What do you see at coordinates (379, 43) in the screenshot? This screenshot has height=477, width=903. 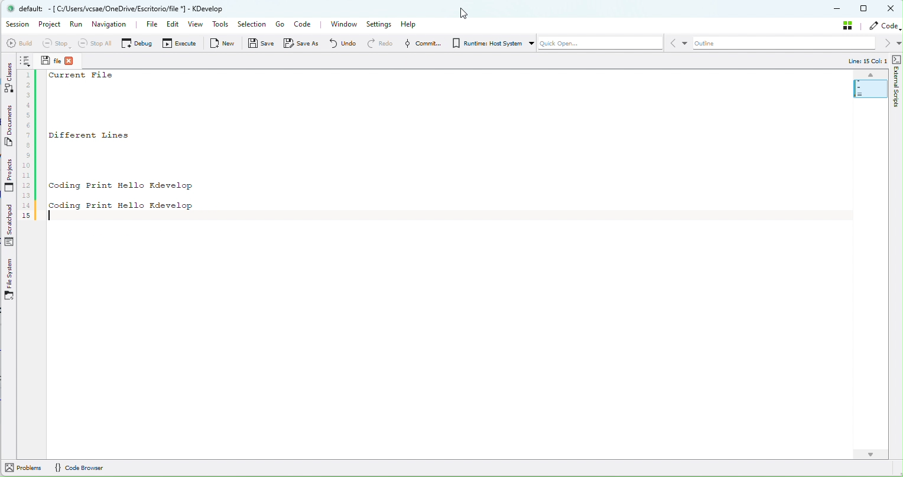 I see `redo` at bounding box center [379, 43].